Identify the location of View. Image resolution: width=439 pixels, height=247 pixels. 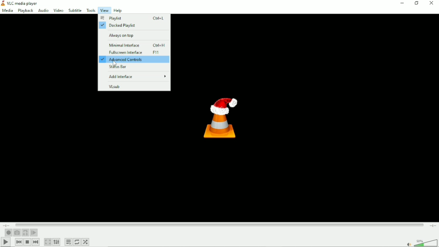
(104, 10).